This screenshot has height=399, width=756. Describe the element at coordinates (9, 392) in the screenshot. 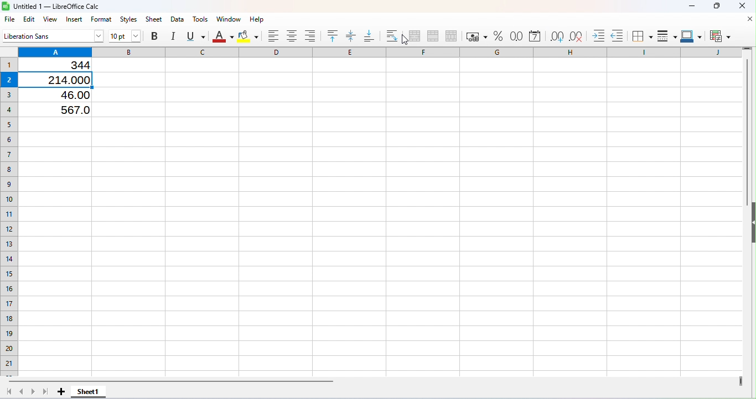

I see `Scroll to the first` at that location.